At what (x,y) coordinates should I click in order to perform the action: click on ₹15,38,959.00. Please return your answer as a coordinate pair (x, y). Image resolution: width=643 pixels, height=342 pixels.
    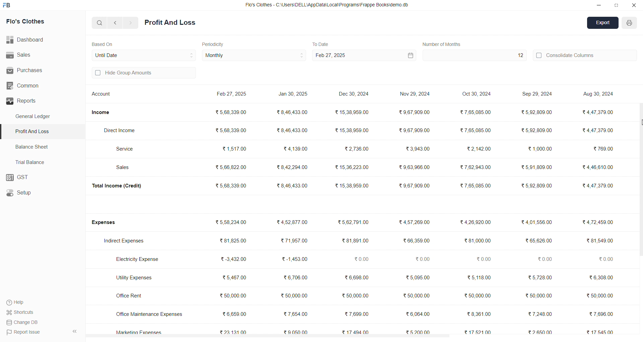
    Looking at the image, I should click on (357, 186).